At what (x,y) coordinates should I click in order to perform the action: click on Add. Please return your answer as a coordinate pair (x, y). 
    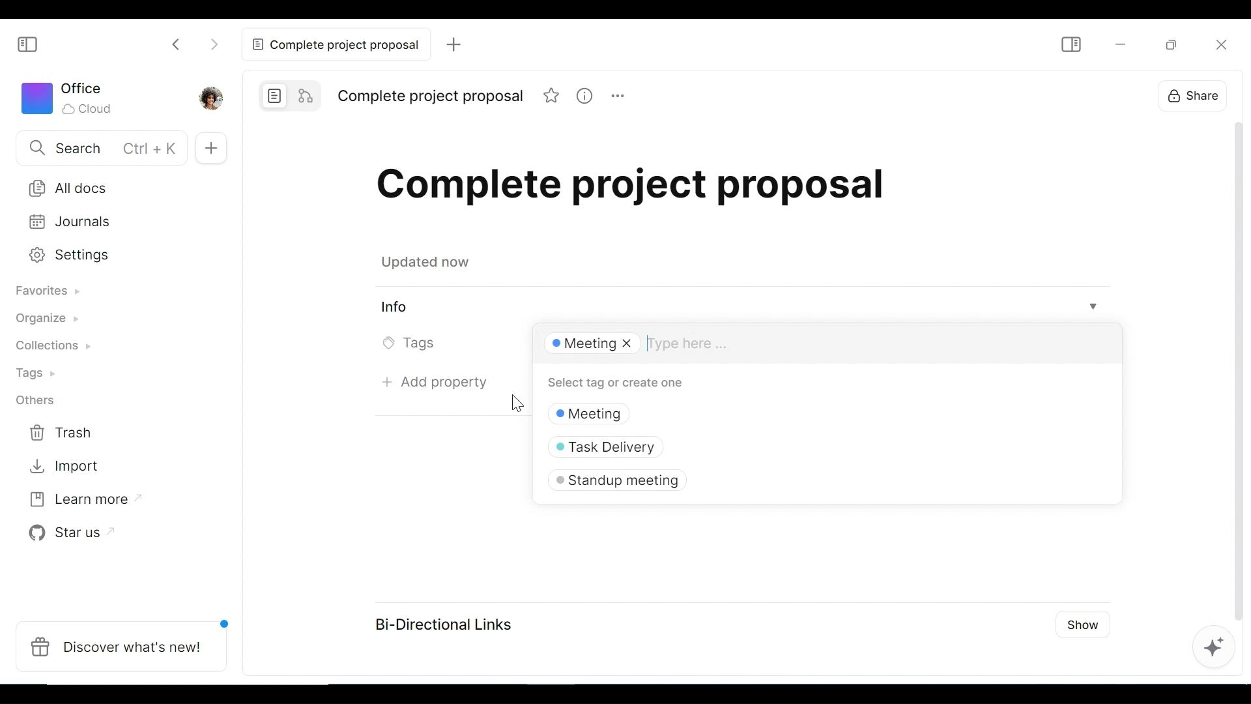
    Looking at the image, I should click on (455, 45).